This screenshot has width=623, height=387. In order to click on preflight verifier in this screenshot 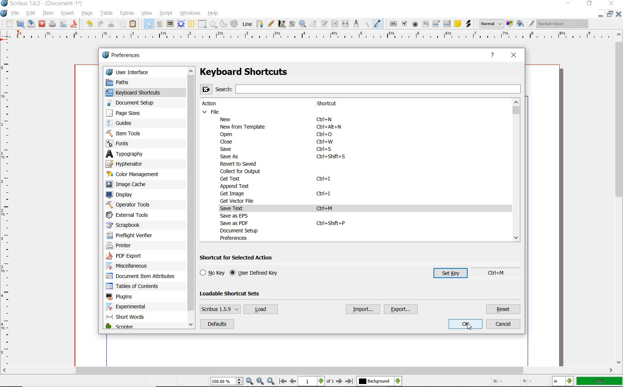, I will do `click(52, 24)`.